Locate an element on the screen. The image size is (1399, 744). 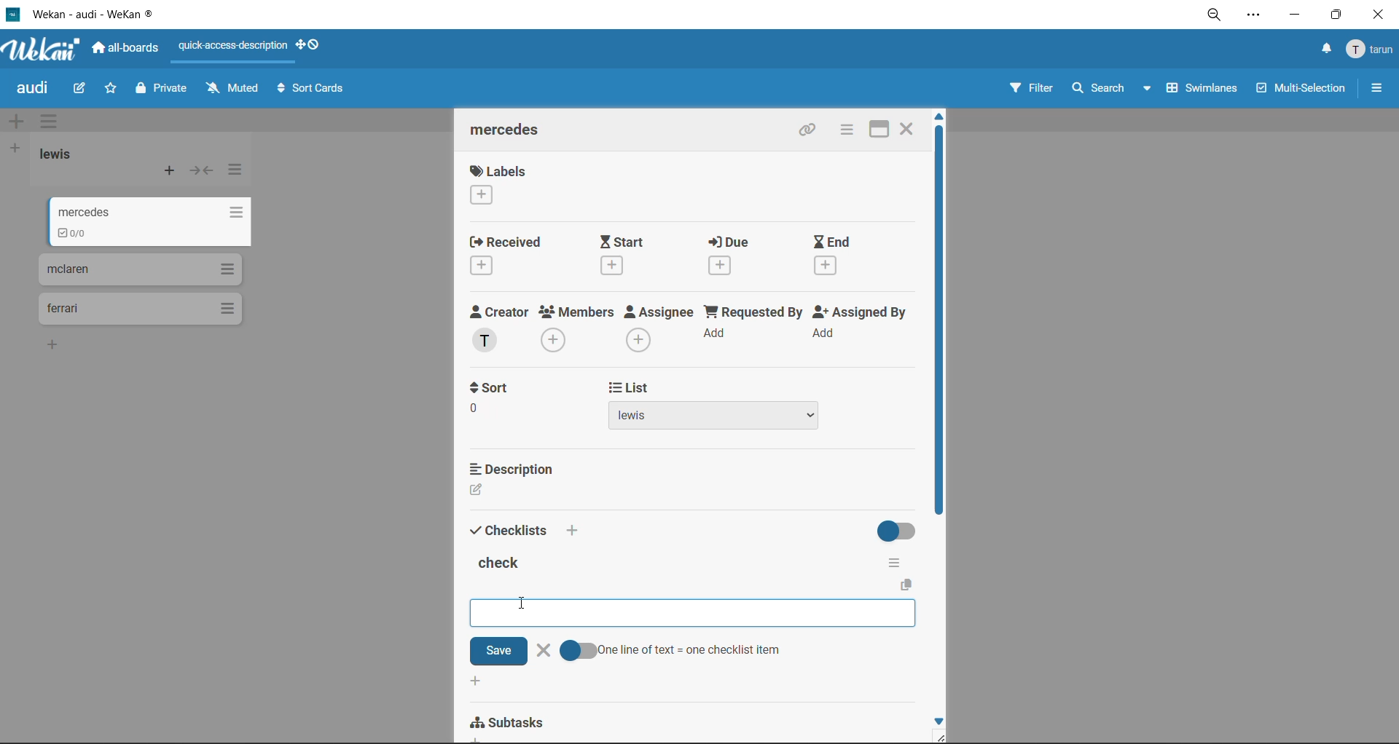
maximize is located at coordinates (1333, 19).